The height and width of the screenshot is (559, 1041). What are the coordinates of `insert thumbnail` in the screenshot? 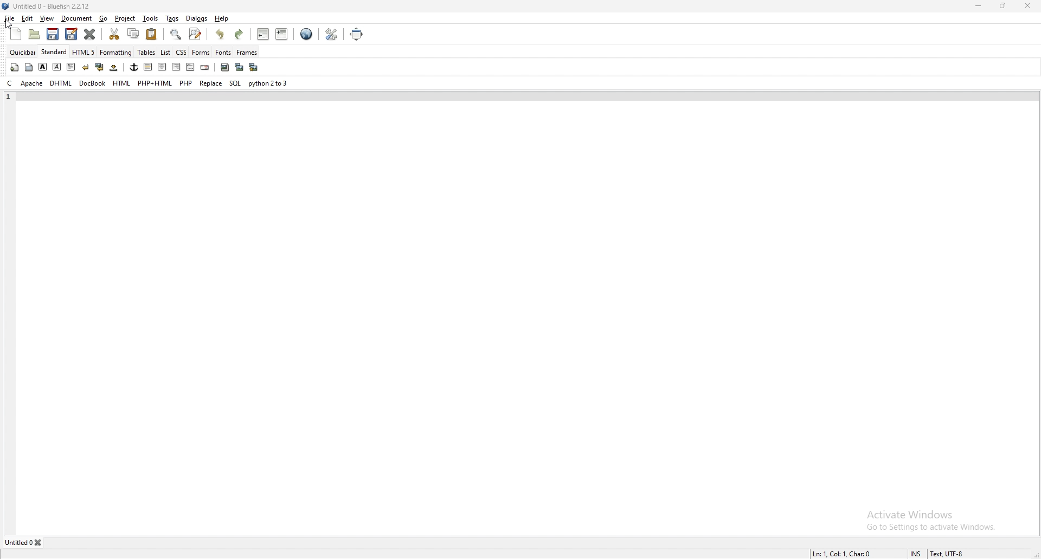 It's located at (239, 67).